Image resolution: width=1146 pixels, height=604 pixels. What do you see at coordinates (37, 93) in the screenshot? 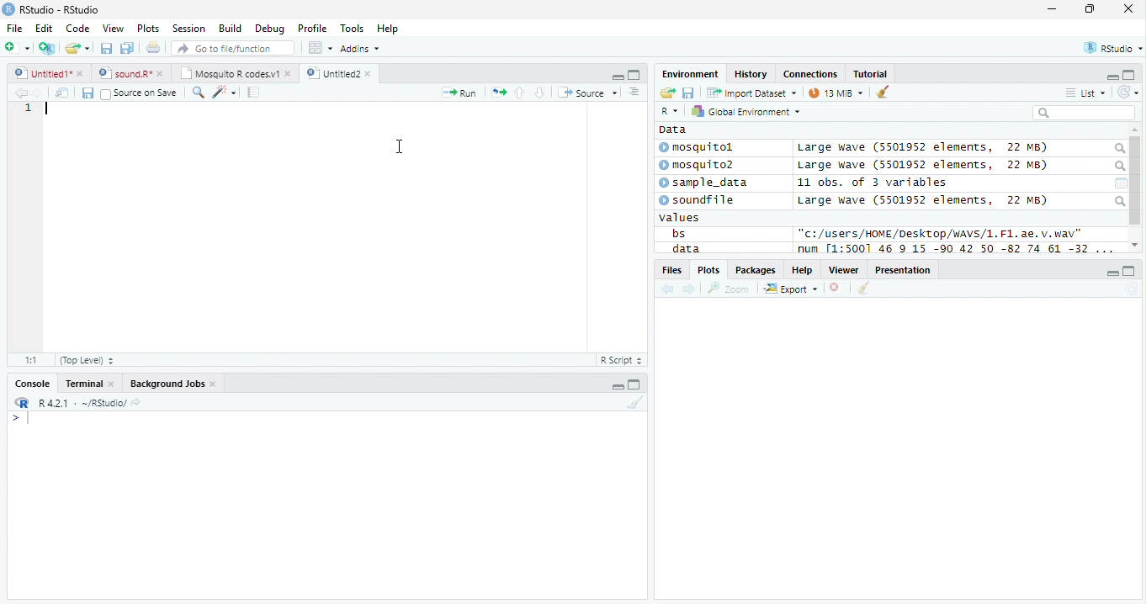
I see `Go forward` at bounding box center [37, 93].